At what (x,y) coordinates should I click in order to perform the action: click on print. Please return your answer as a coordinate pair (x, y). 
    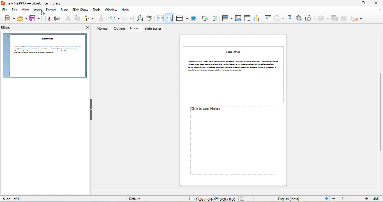
    Looking at the image, I should click on (56, 18).